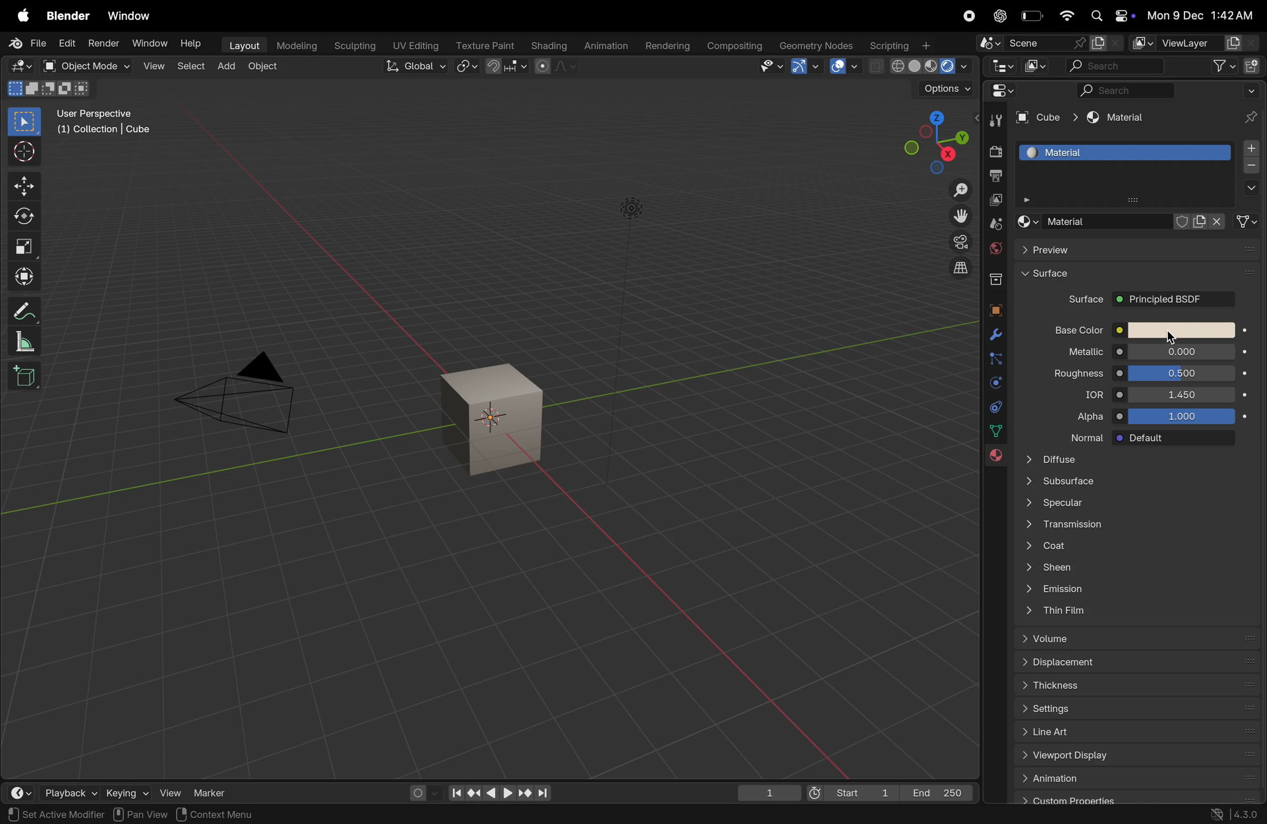 The width and height of the screenshot is (1267, 824). What do you see at coordinates (1194, 43) in the screenshot?
I see `ViewLayer` at bounding box center [1194, 43].